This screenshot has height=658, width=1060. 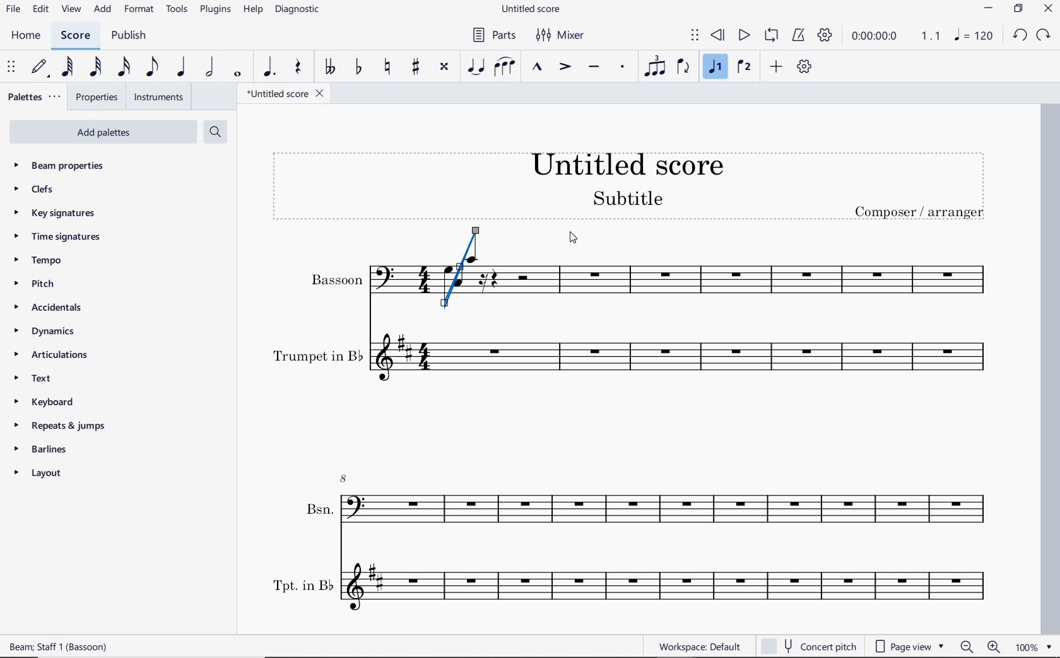 What do you see at coordinates (348, 279) in the screenshot?
I see `Bassoon` at bounding box center [348, 279].